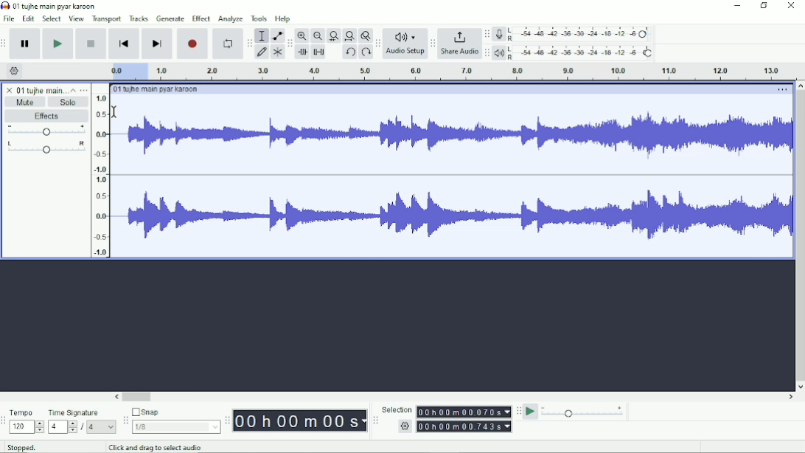 The height and width of the screenshot is (453, 805). I want to click on Snap, so click(175, 412).